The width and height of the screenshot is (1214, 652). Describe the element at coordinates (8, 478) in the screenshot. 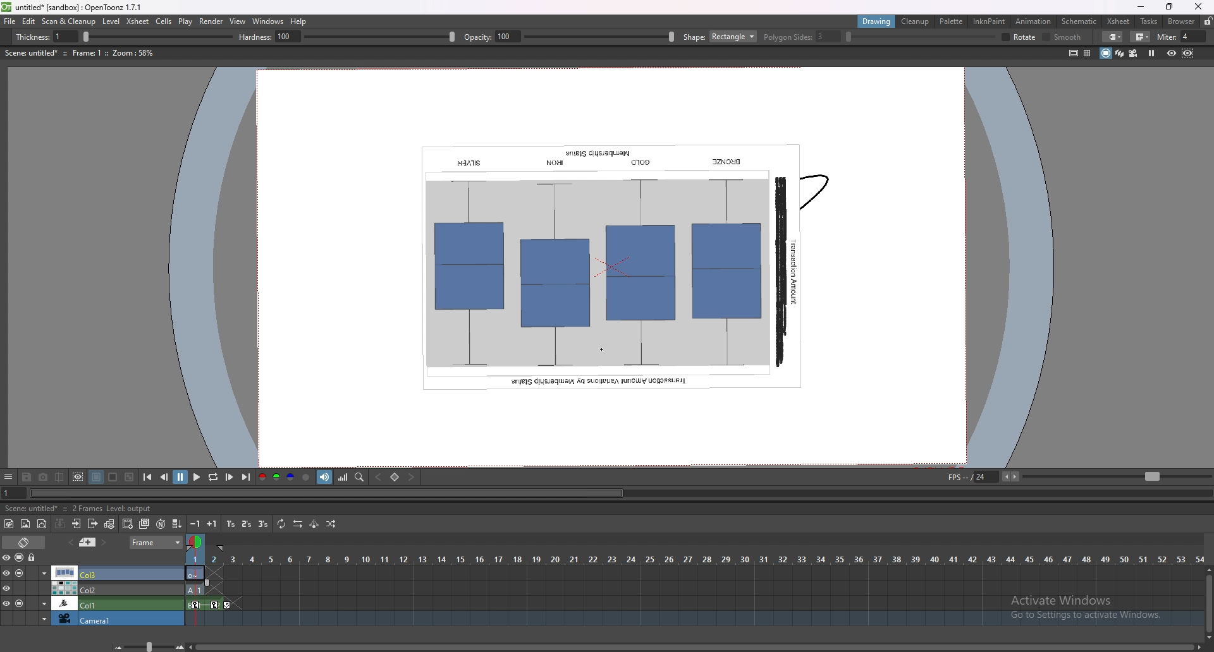

I see `options` at that location.